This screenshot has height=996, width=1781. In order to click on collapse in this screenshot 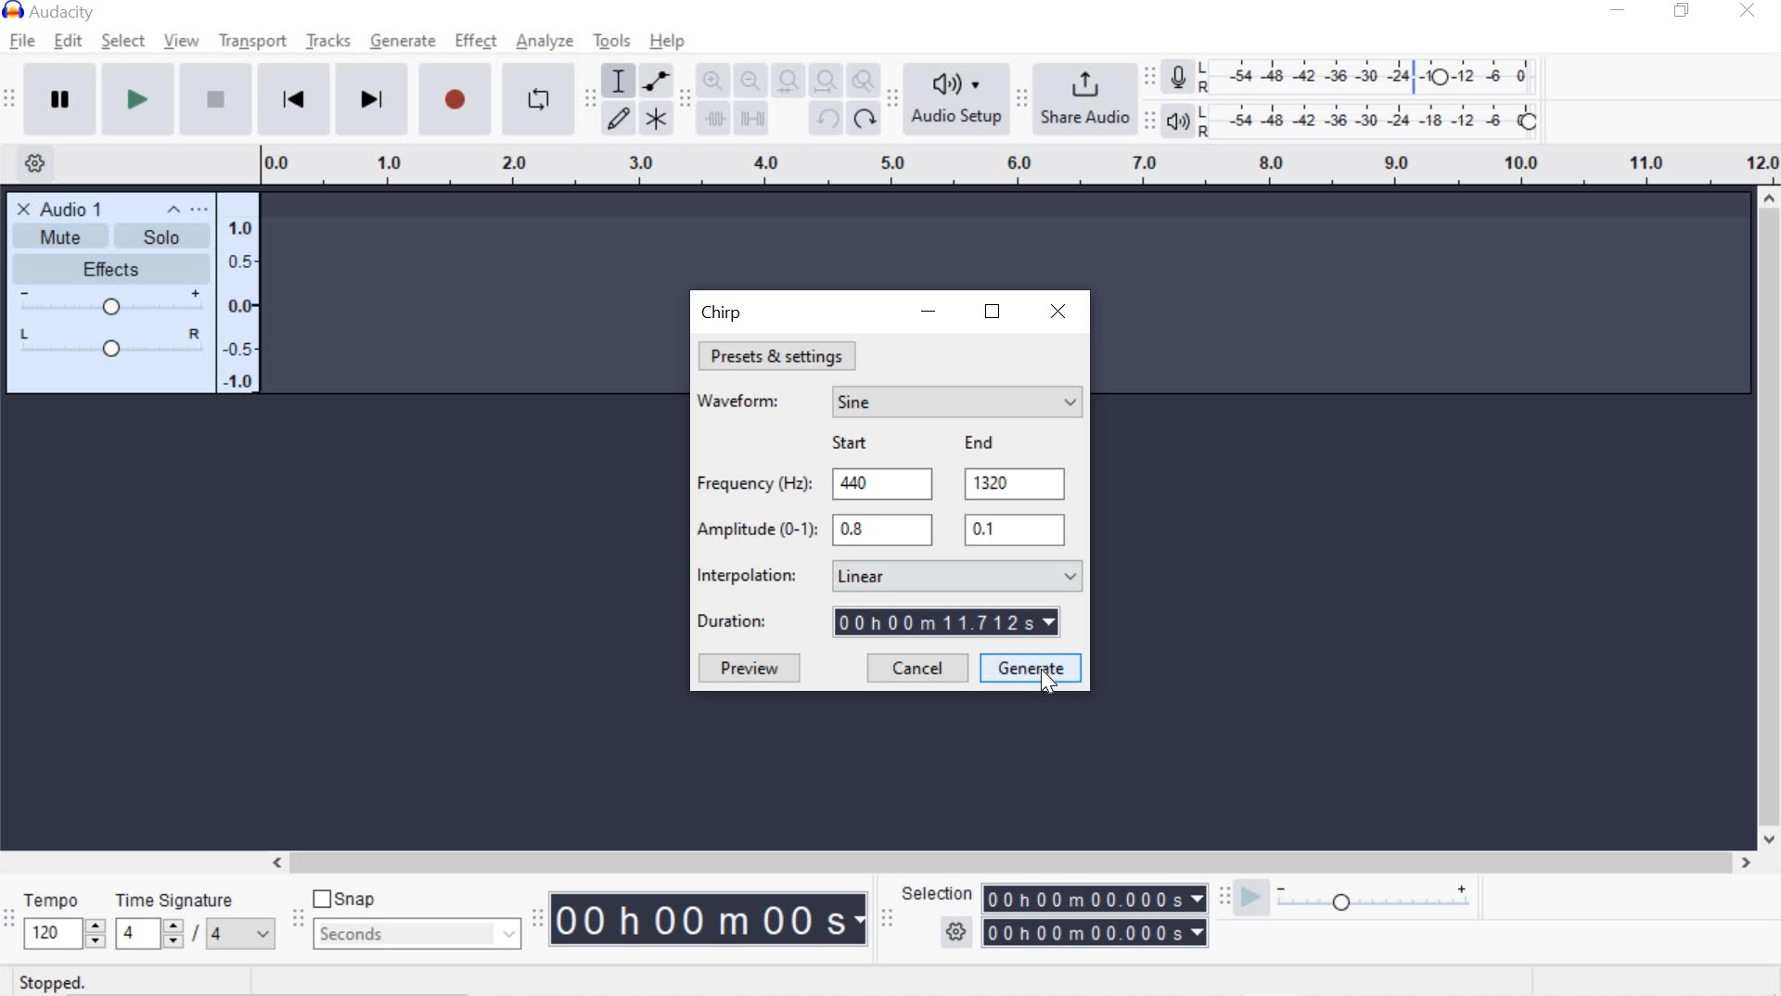, I will do `click(174, 211)`.